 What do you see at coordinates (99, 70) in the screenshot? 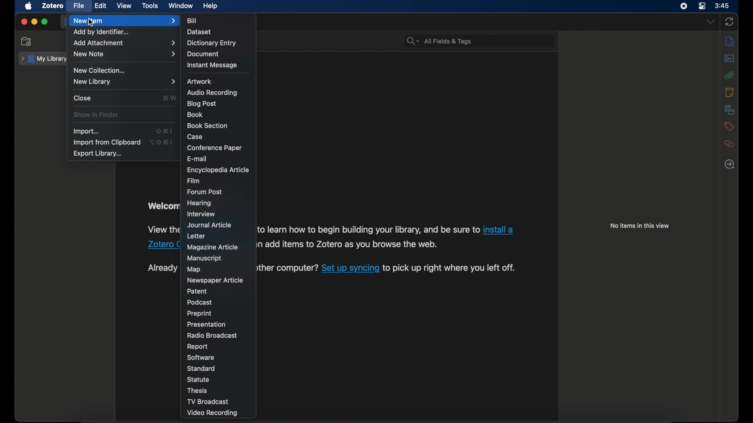
I see `new collection` at bounding box center [99, 70].